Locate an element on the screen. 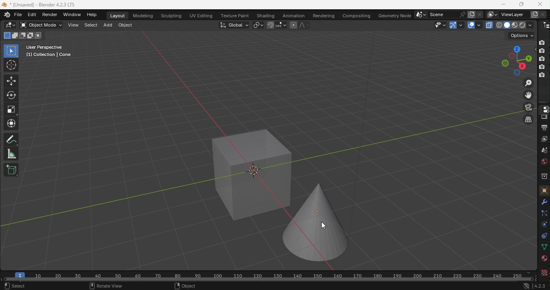 The height and width of the screenshot is (290, 550). Collection is located at coordinates (544, 176).